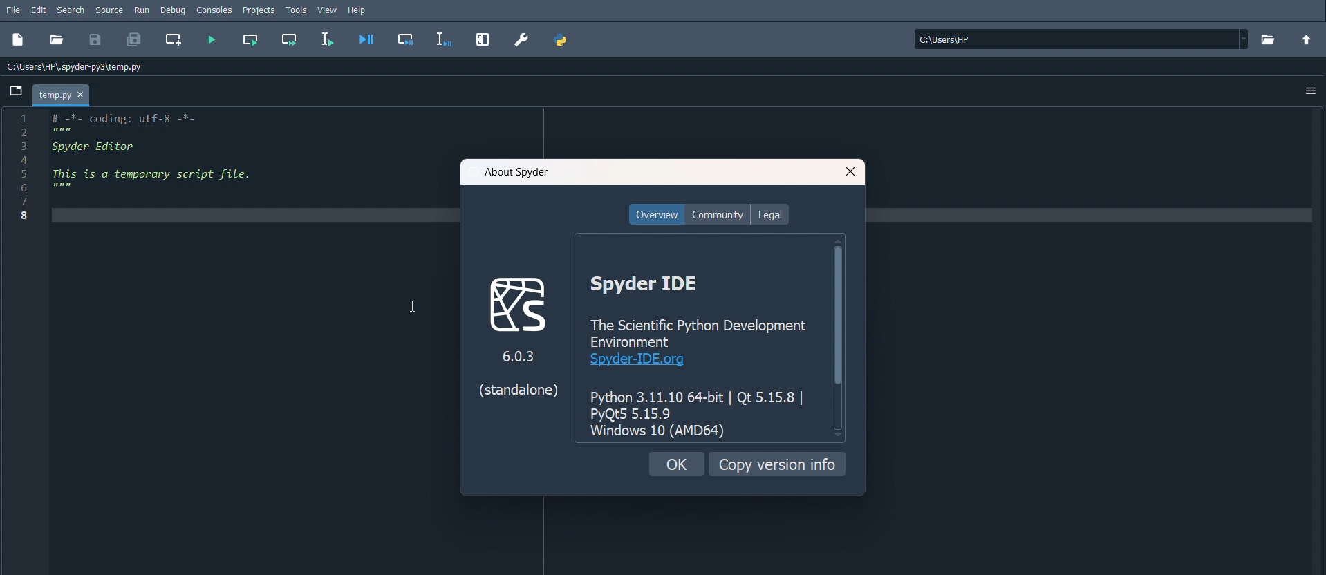 The height and width of the screenshot is (575, 1326). Describe the element at coordinates (700, 354) in the screenshot. I see `Spyder IDE

The Scientific Python Development
Environment

Spyder-IDE.org

Python 3.11.10 64-bit | Qt 5.15.8 |
PyQt5 5.15.9

Windows 10 (AMD64)` at that location.